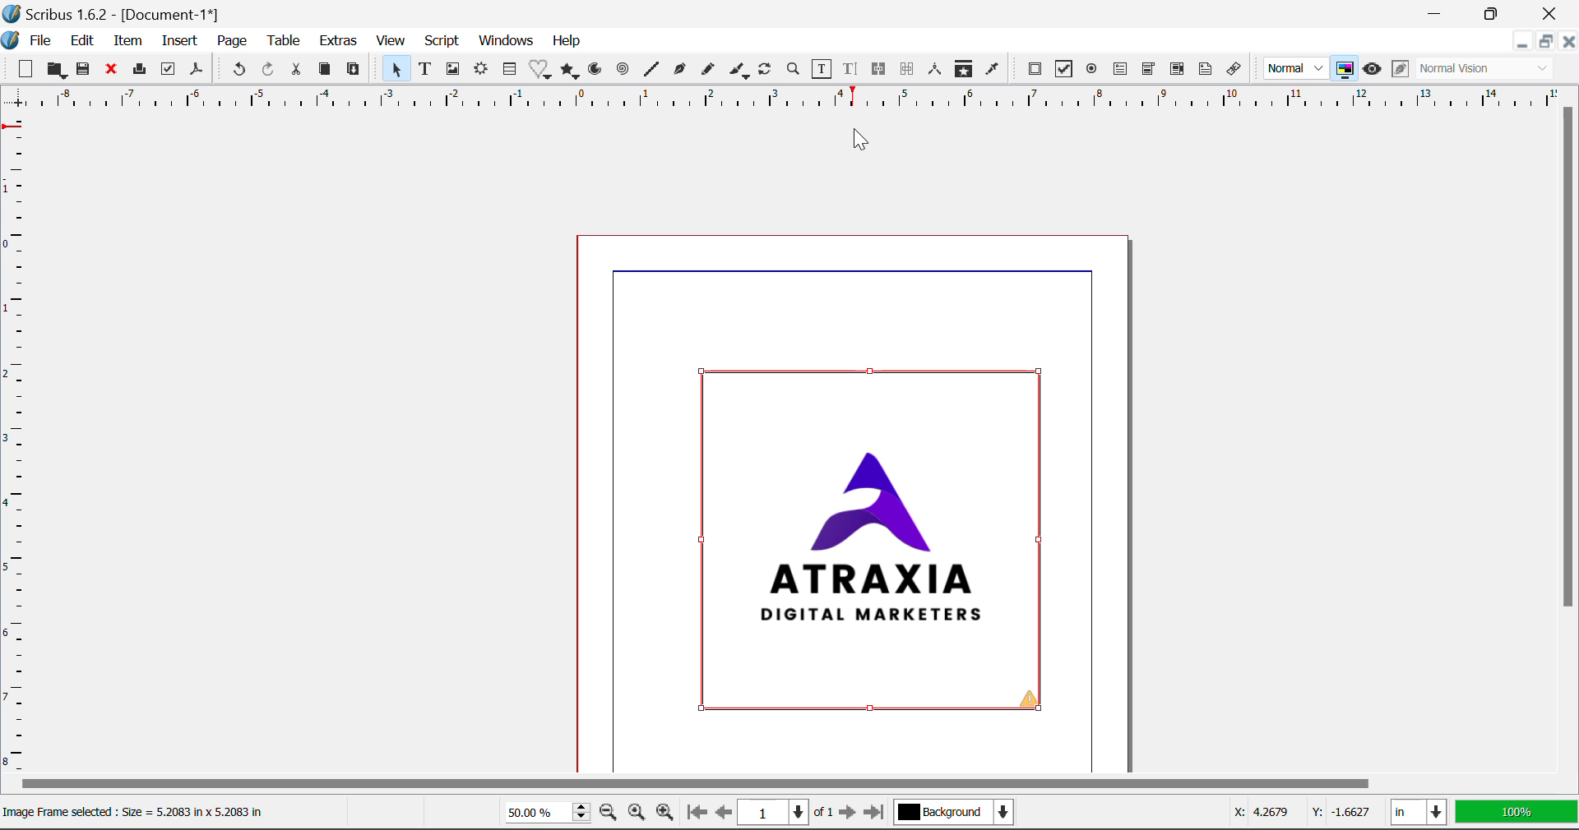 Image resolution: width=1579 pixels, height=830 pixels. What do you see at coordinates (198, 69) in the screenshot?
I see `Save as Pdf` at bounding box center [198, 69].